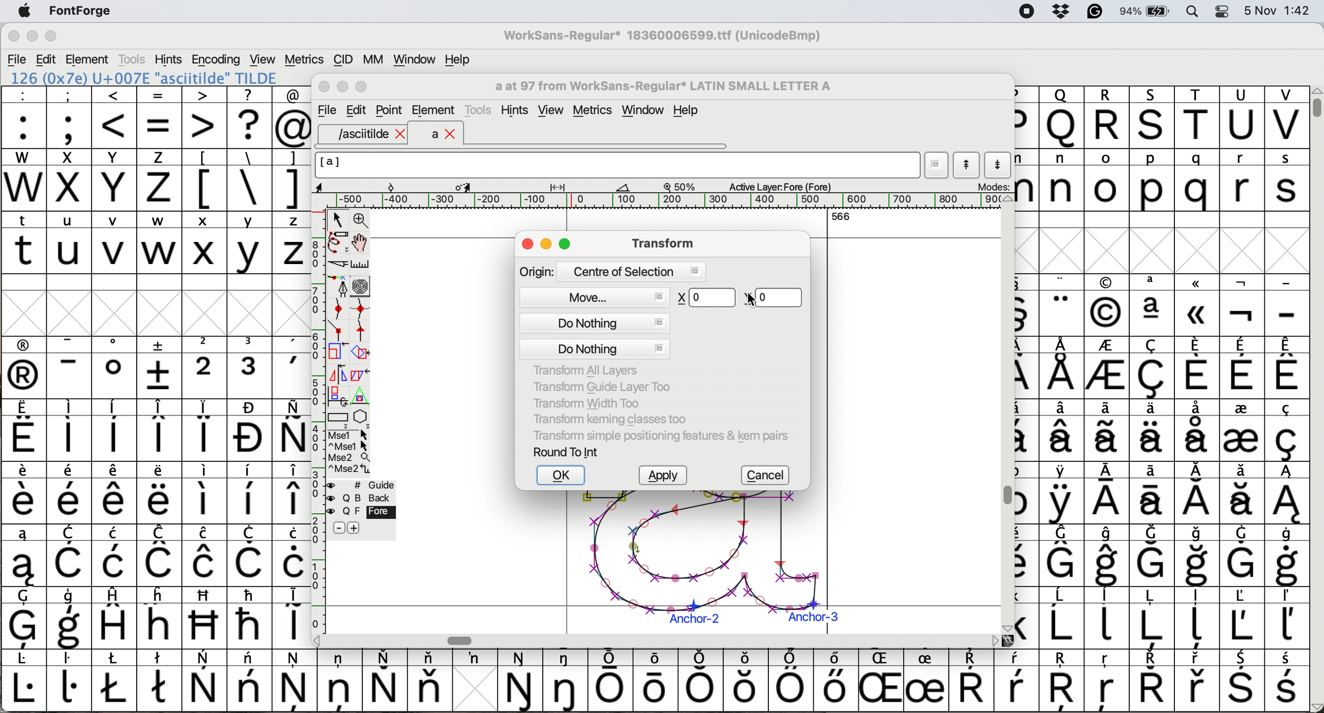 This screenshot has width=1324, height=713. I want to click on symbol, so click(72, 556).